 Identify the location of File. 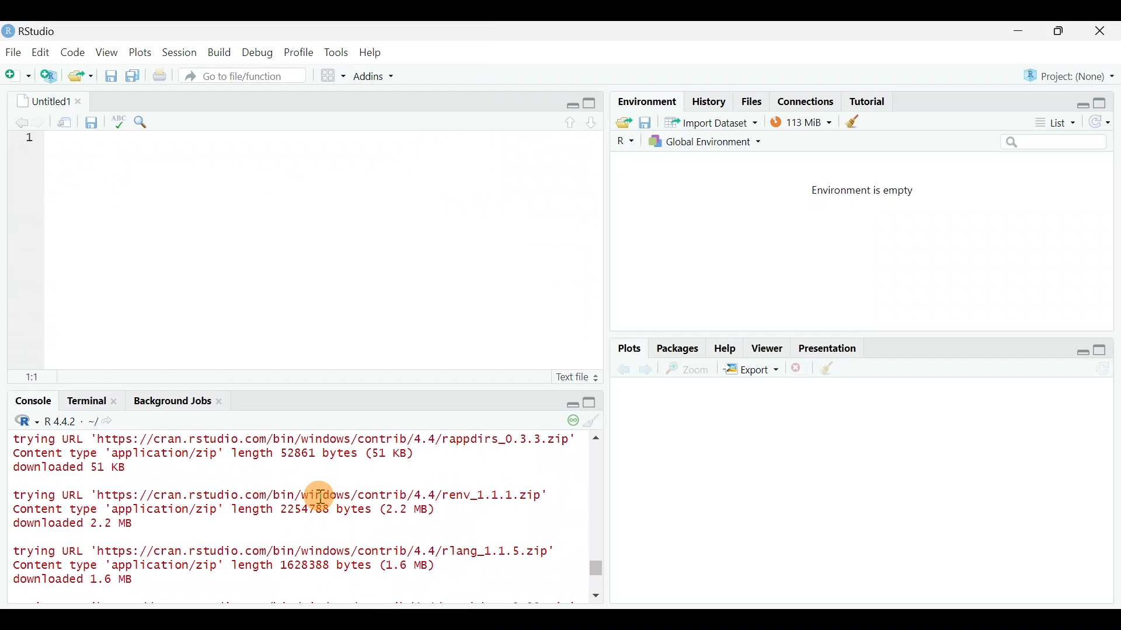
(13, 52).